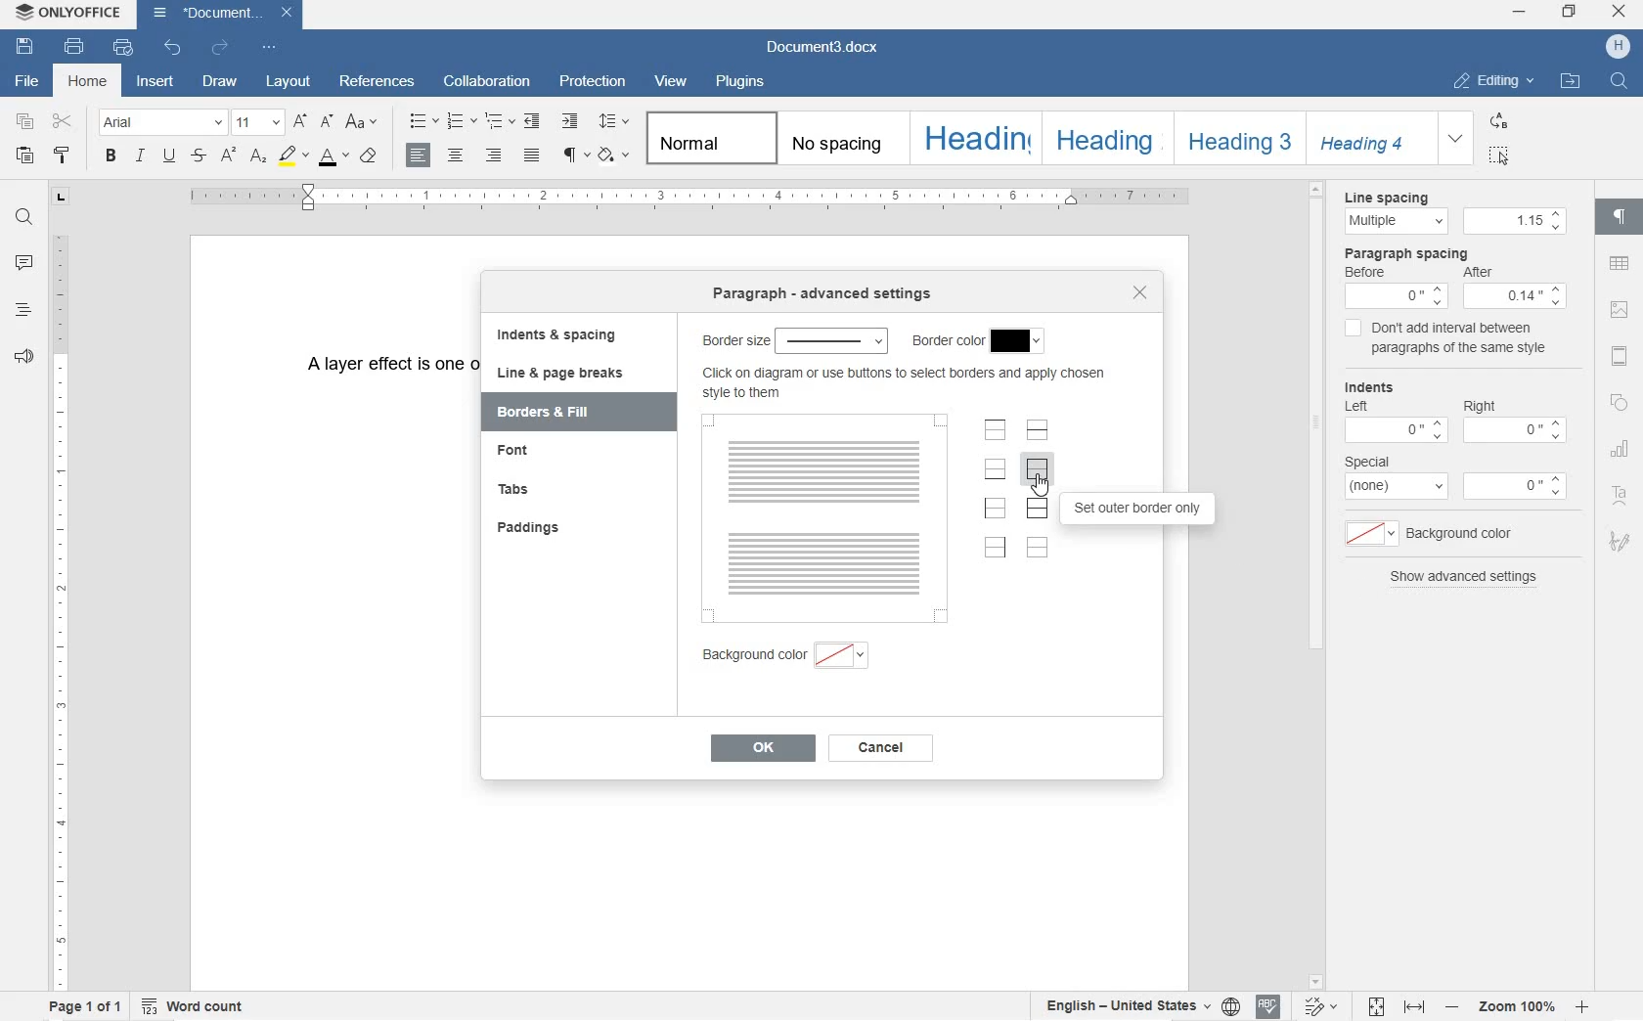  Describe the element at coordinates (489, 83) in the screenshot. I see `COLLABORATION` at that location.